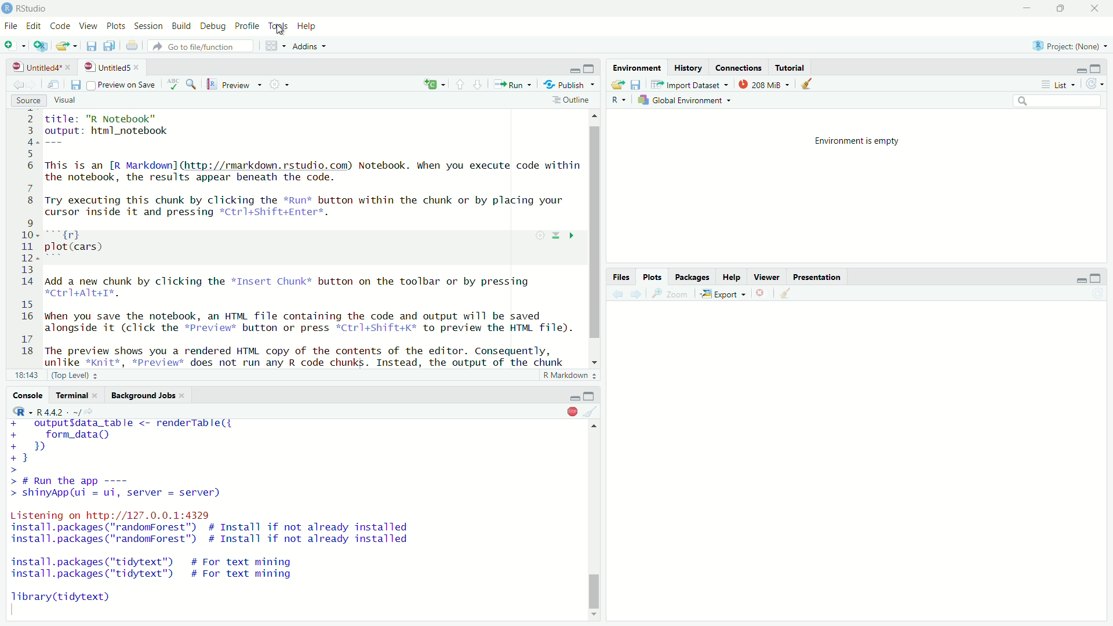  Describe the element at coordinates (460, 85) in the screenshot. I see `down` at that location.